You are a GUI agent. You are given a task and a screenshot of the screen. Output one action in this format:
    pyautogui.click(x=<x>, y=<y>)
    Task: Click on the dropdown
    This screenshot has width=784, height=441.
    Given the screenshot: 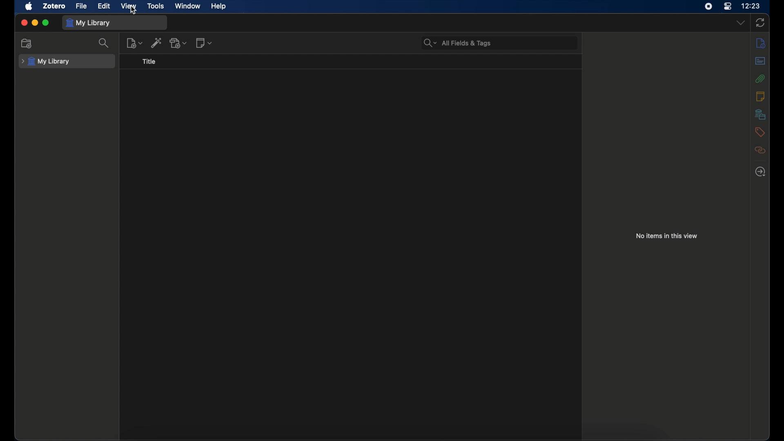 What is the action you would take?
    pyautogui.click(x=741, y=22)
    